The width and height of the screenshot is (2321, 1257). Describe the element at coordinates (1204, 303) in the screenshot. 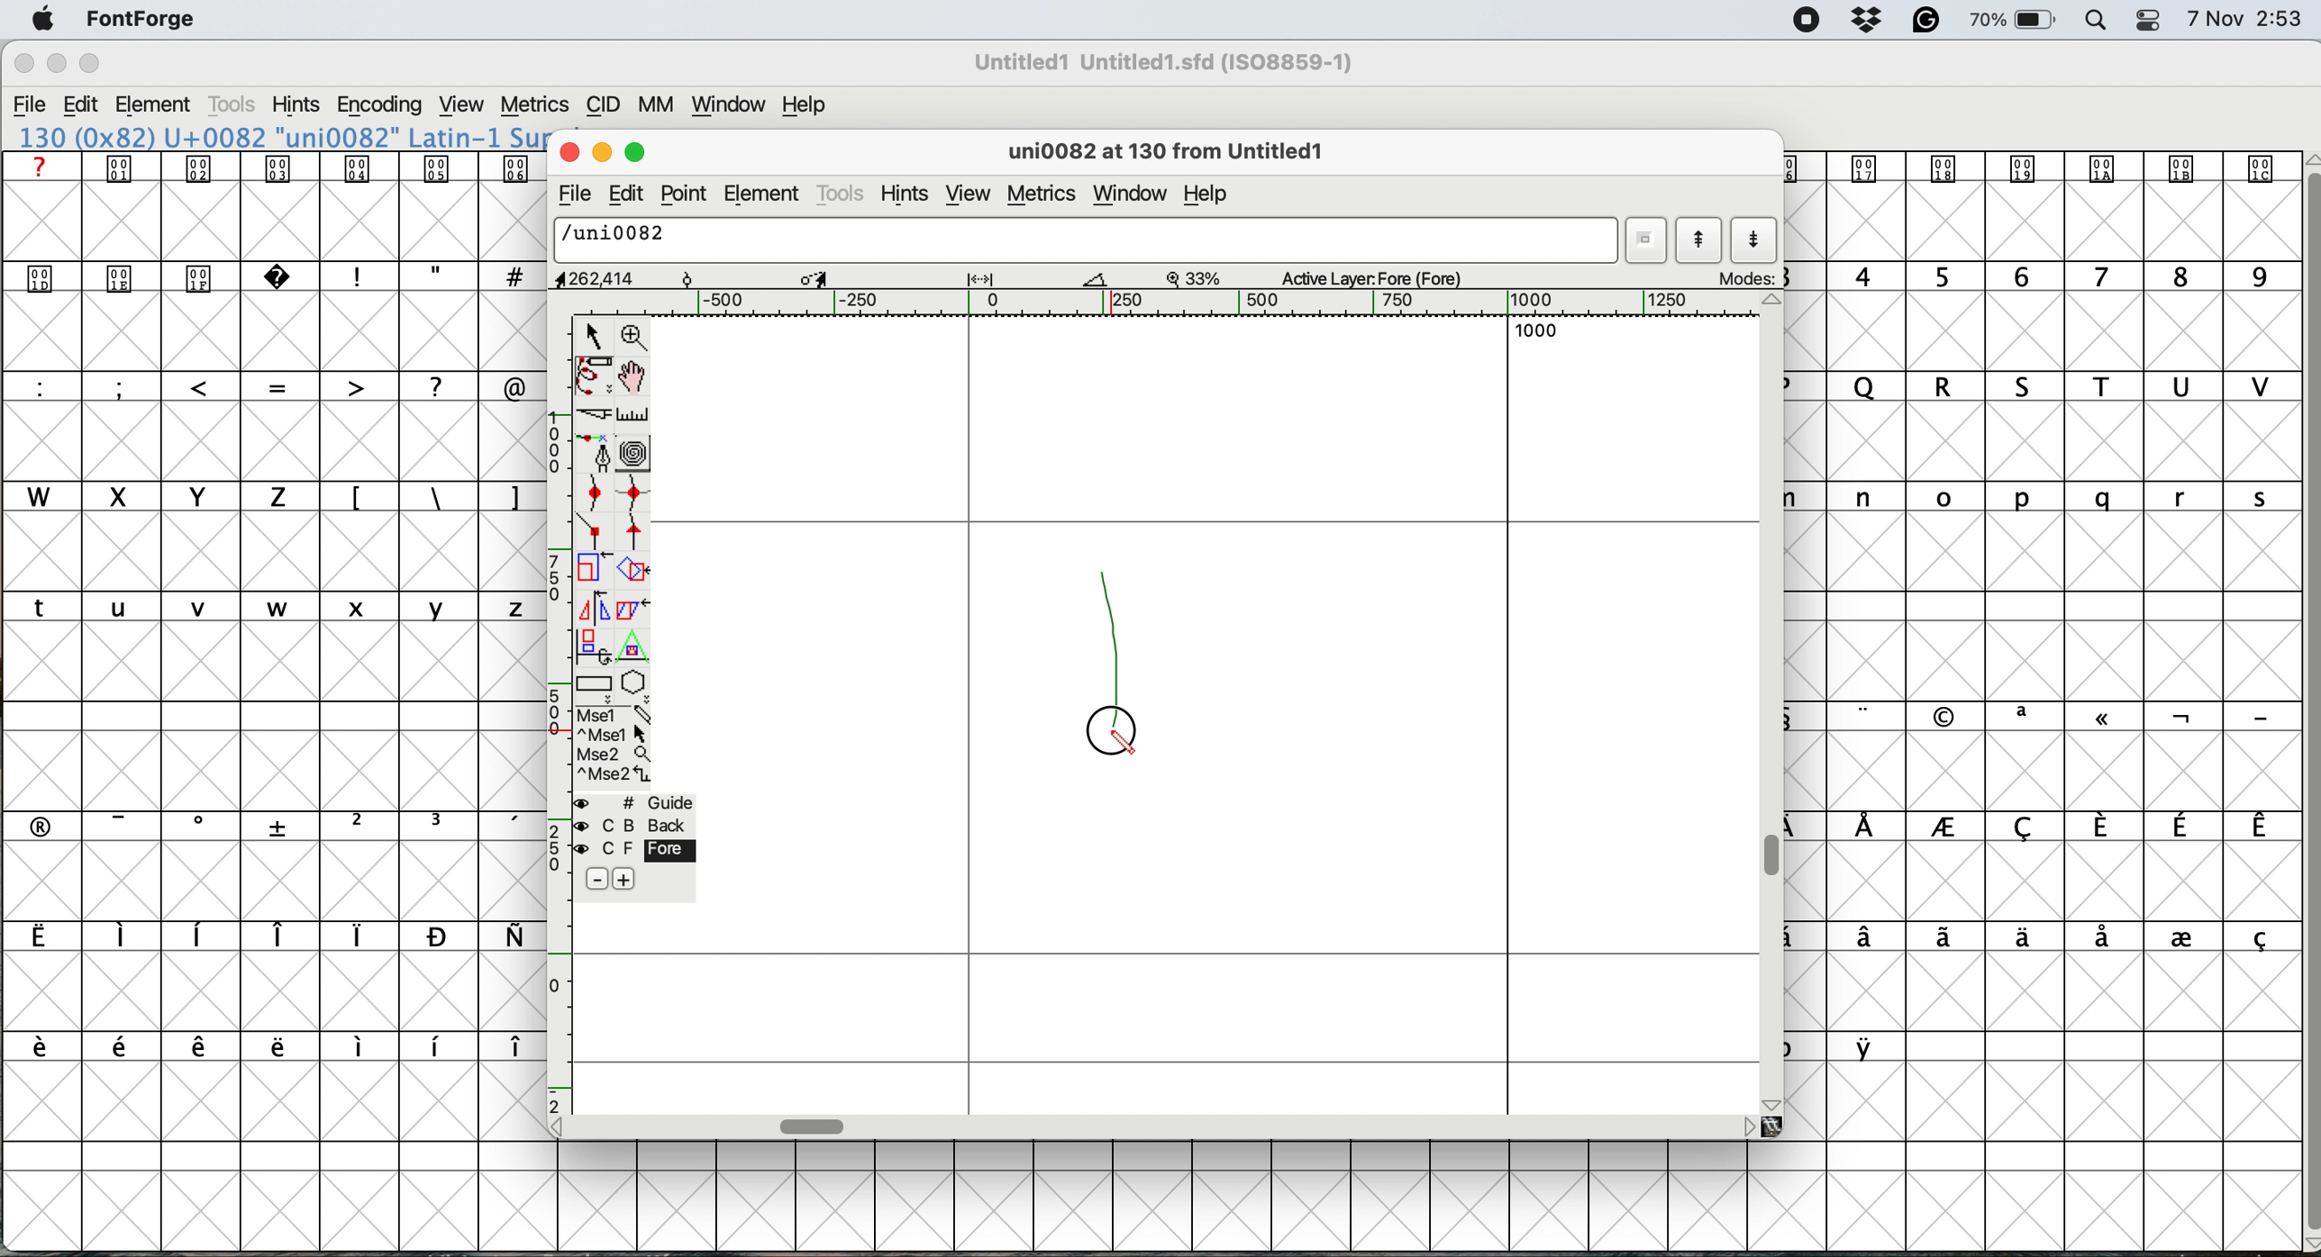

I see `horizontal scale` at that location.